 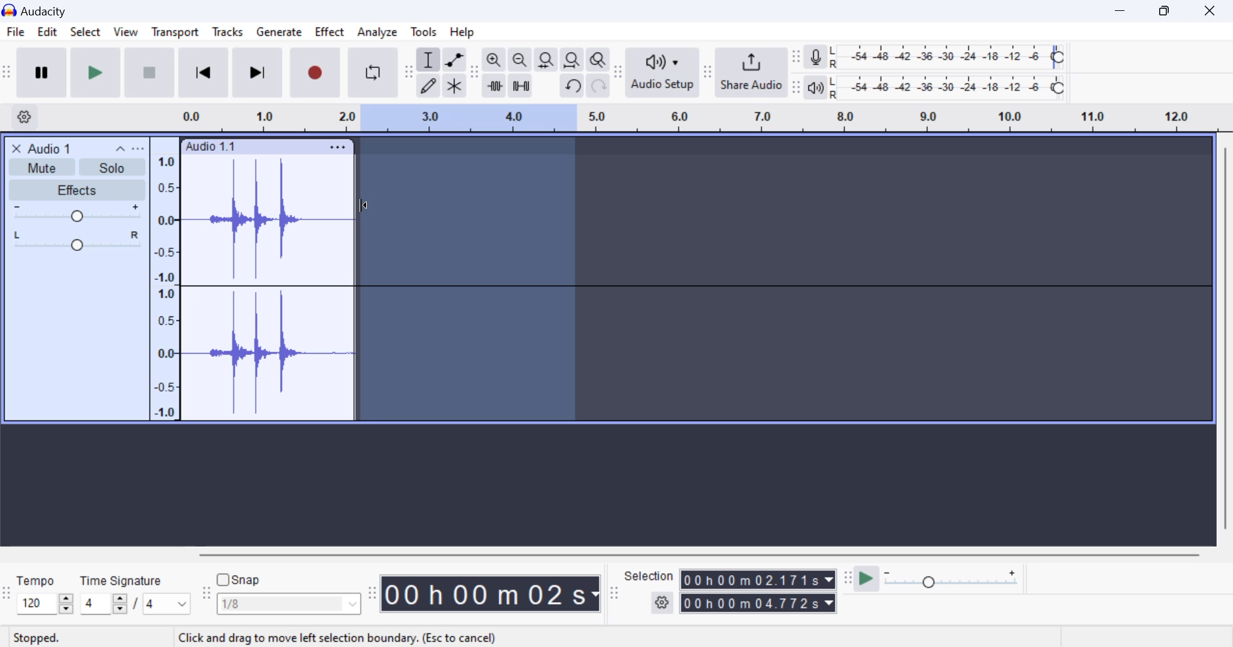 What do you see at coordinates (760, 593) in the screenshot?
I see `Selected Clip Length` at bounding box center [760, 593].